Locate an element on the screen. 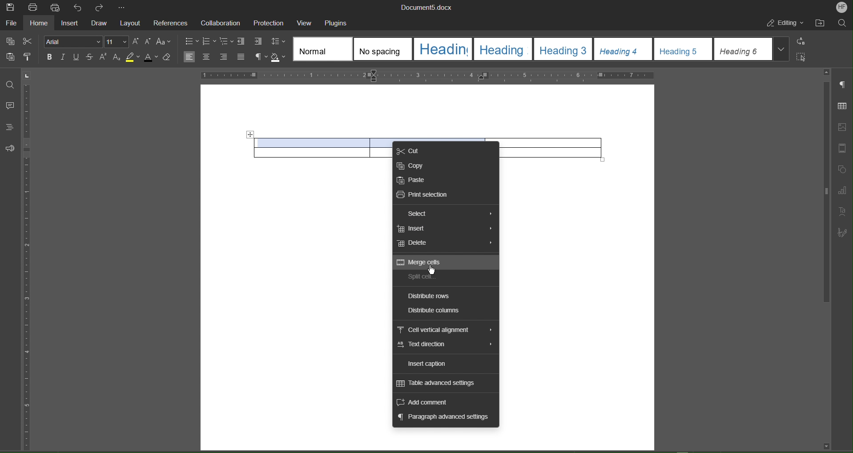  Normal is located at coordinates (323, 49).